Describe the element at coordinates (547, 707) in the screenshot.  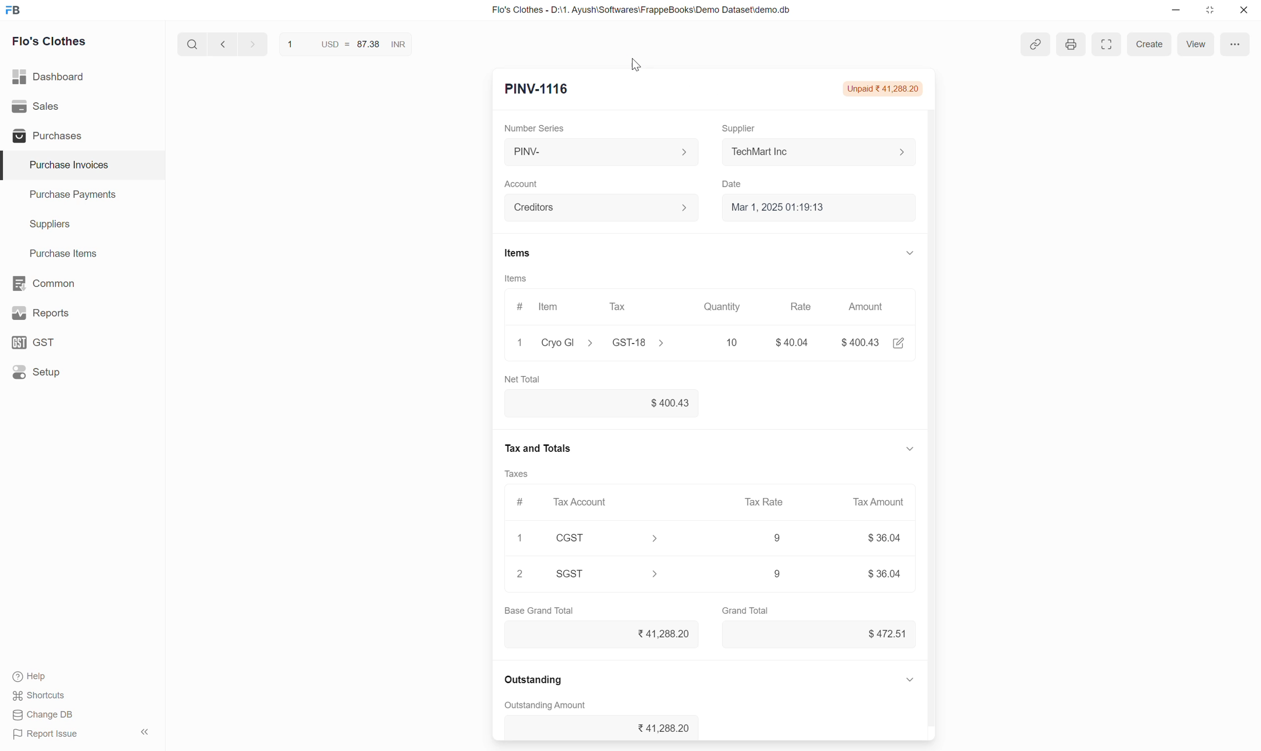
I see `Outstanding amount` at that location.